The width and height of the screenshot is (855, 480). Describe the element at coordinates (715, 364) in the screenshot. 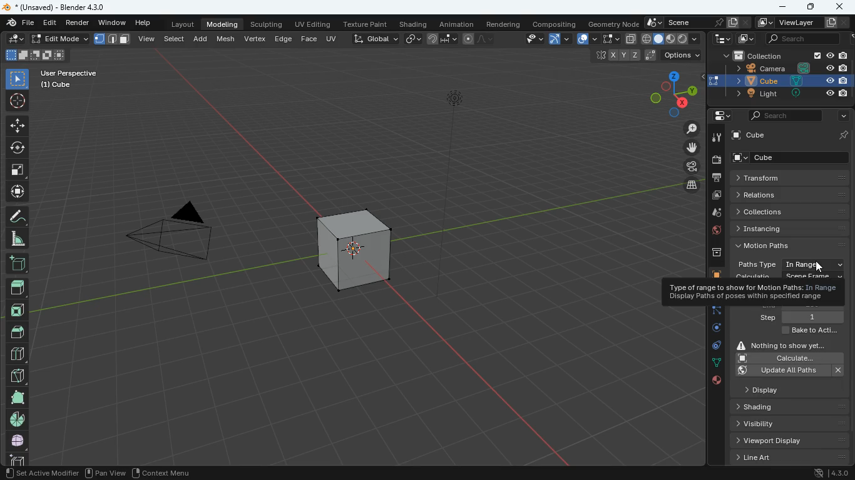

I see `dots` at that location.